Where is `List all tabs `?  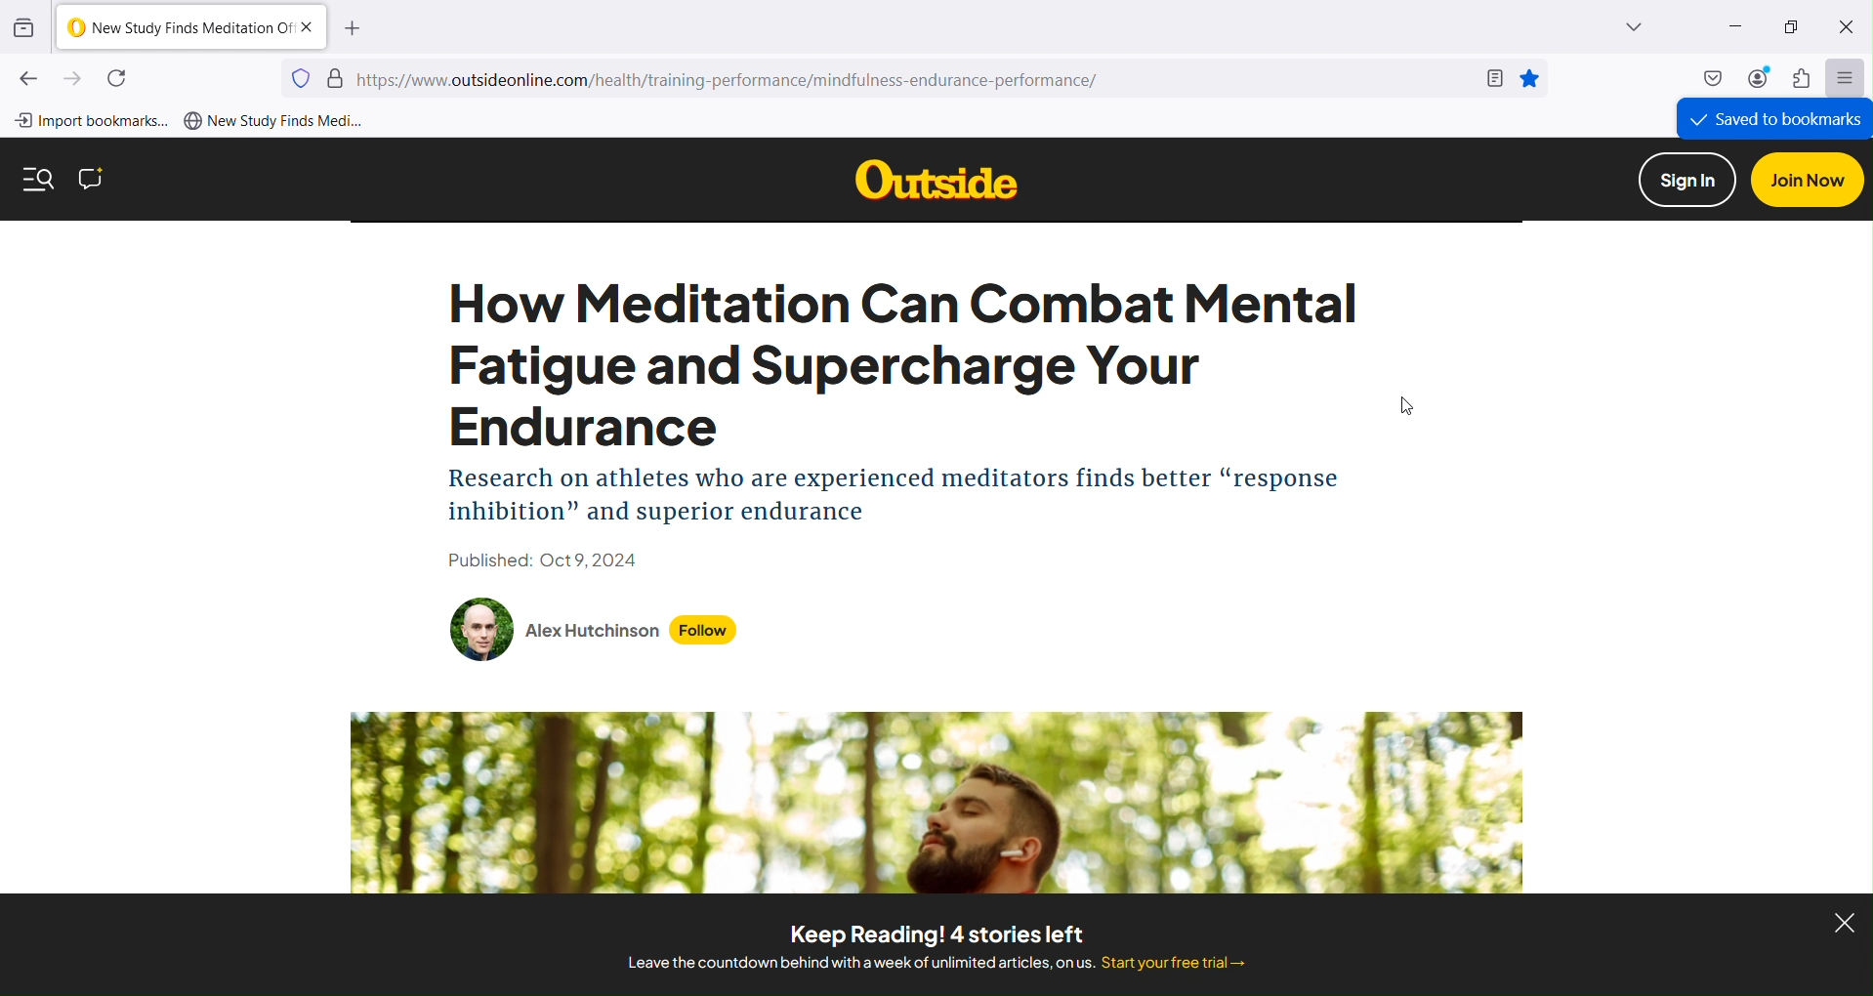 List all tabs  is located at coordinates (1607, 27).